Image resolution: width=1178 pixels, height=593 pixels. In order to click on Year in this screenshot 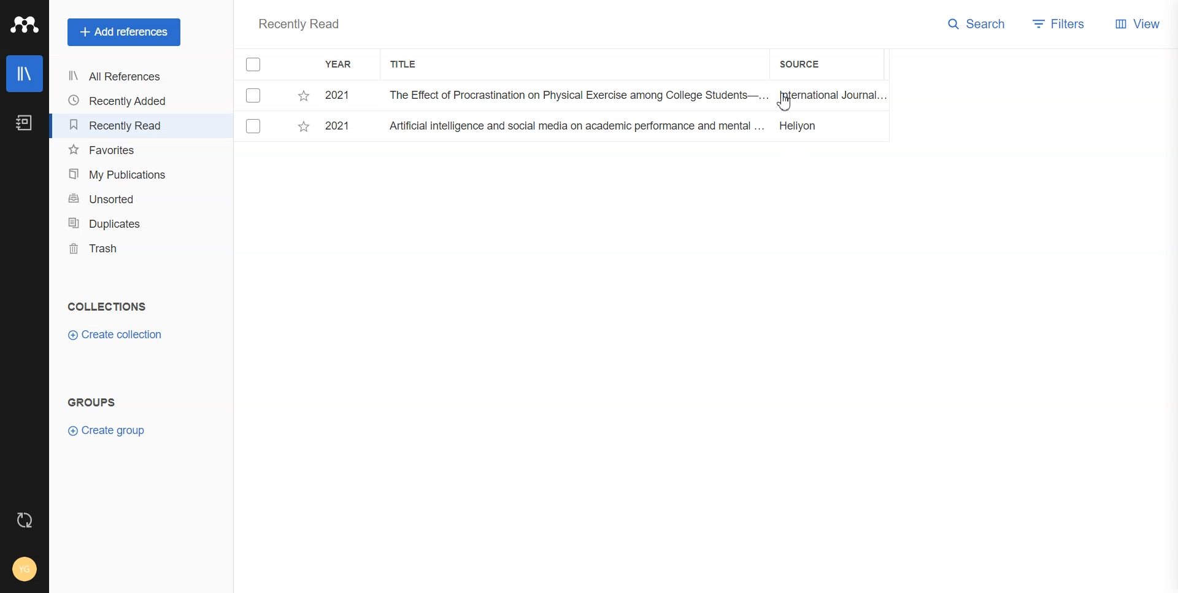, I will do `click(341, 64)`.